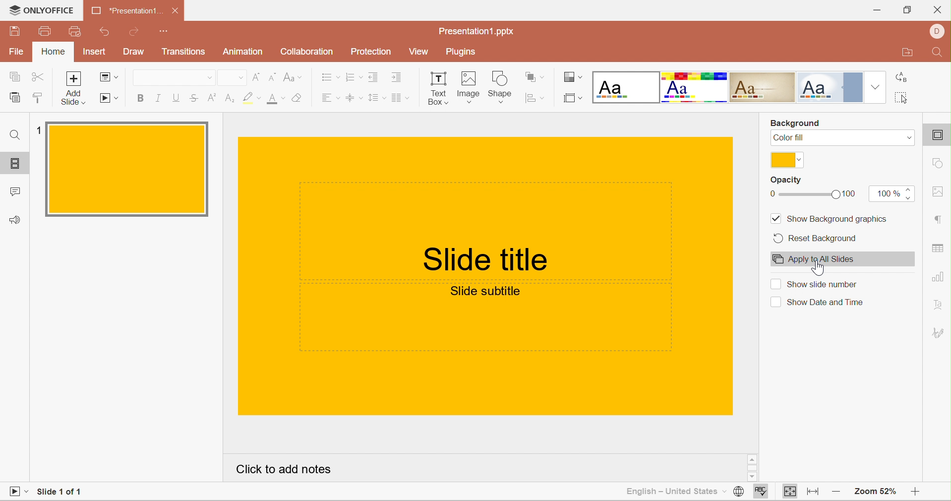  I want to click on Slides, so click(15, 164).